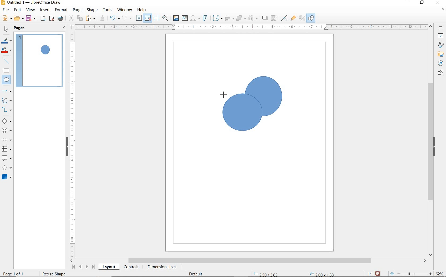 The height and width of the screenshot is (277, 446). What do you see at coordinates (64, 28) in the screenshot?
I see `CLOSE` at bounding box center [64, 28].